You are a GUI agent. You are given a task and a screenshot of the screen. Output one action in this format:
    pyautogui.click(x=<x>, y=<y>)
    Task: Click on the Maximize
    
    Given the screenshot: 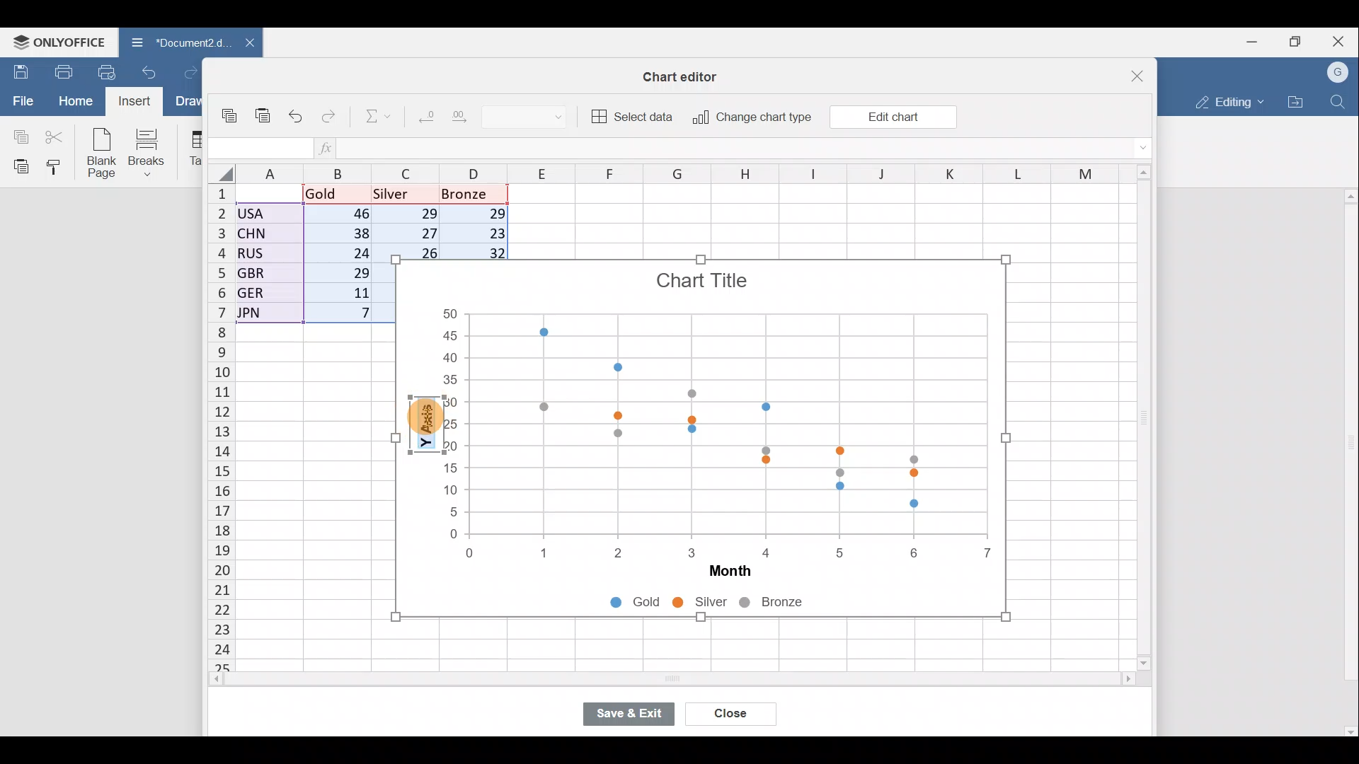 What is the action you would take?
    pyautogui.click(x=1296, y=42)
    